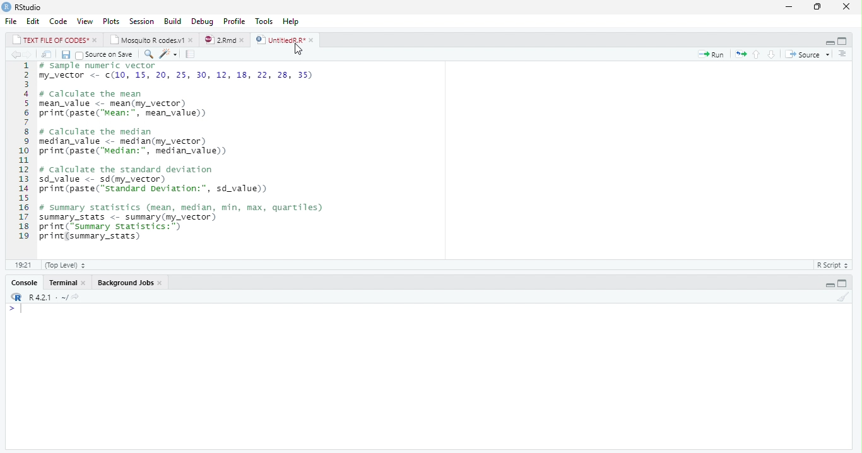 The height and width of the screenshot is (453, 862). Describe the element at coordinates (106, 55) in the screenshot. I see `source on save` at that location.